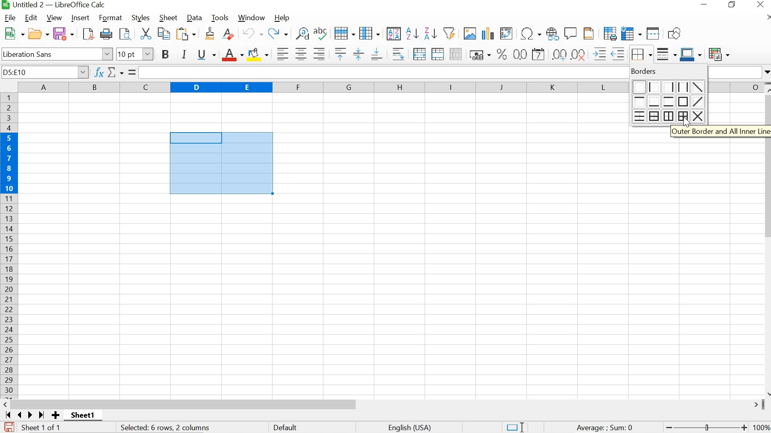  Describe the element at coordinates (193, 17) in the screenshot. I see `DATA` at that location.